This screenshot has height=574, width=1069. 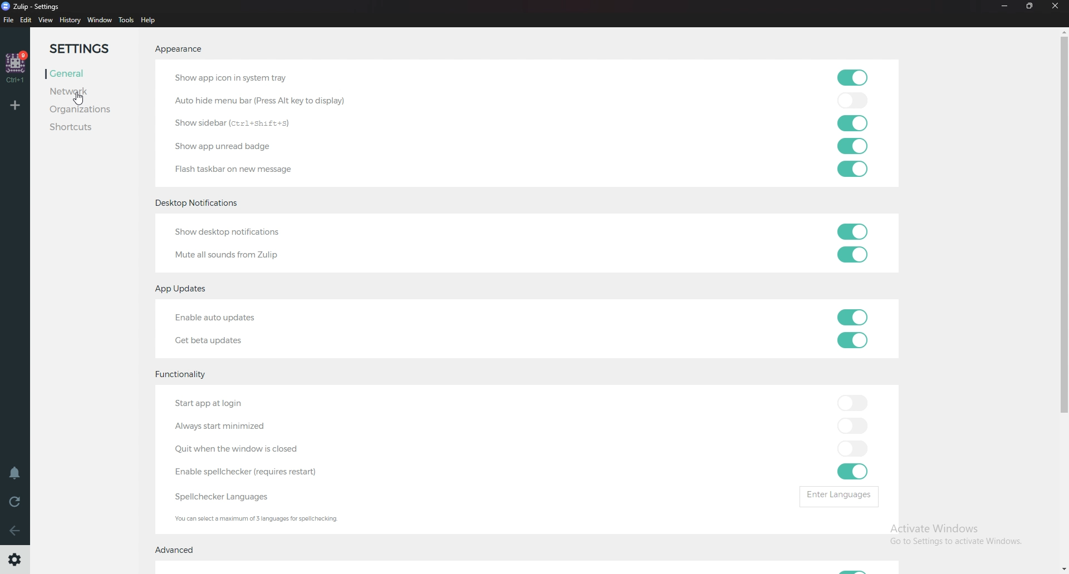 What do you see at coordinates (13, 475) in the screenshot?
I see `Enable do not disturb` at bounding box center [13, 475].